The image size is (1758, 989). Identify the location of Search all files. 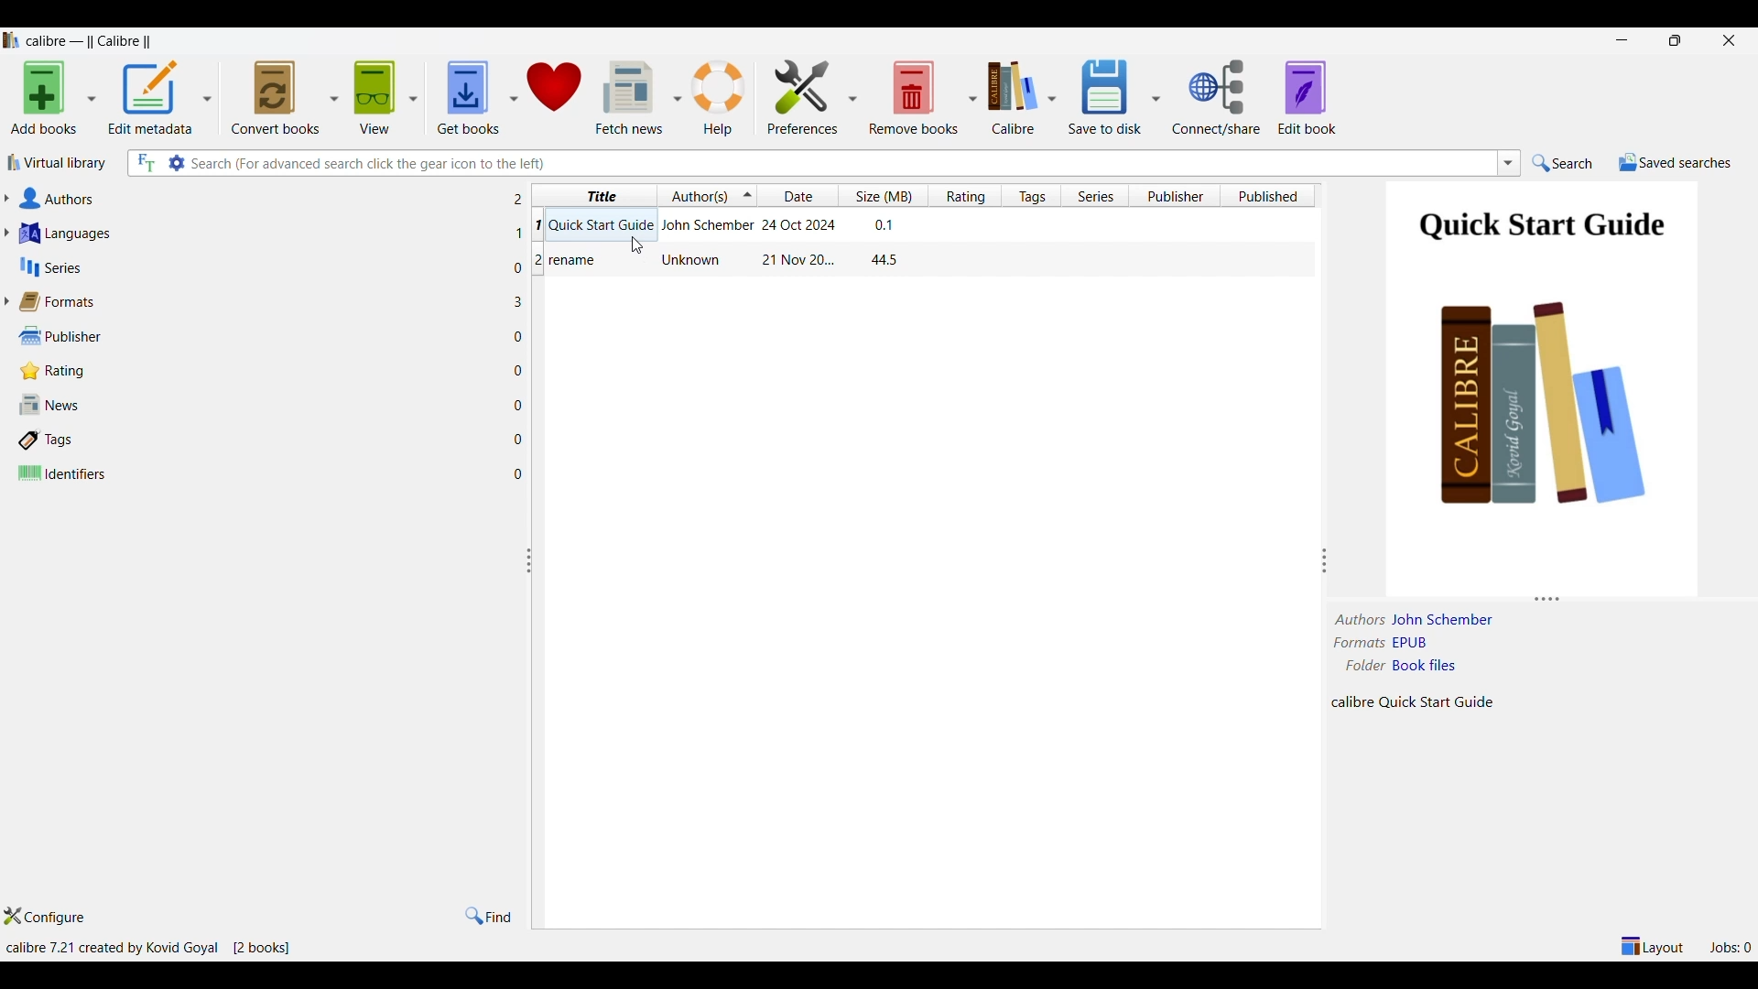
(145, 163).